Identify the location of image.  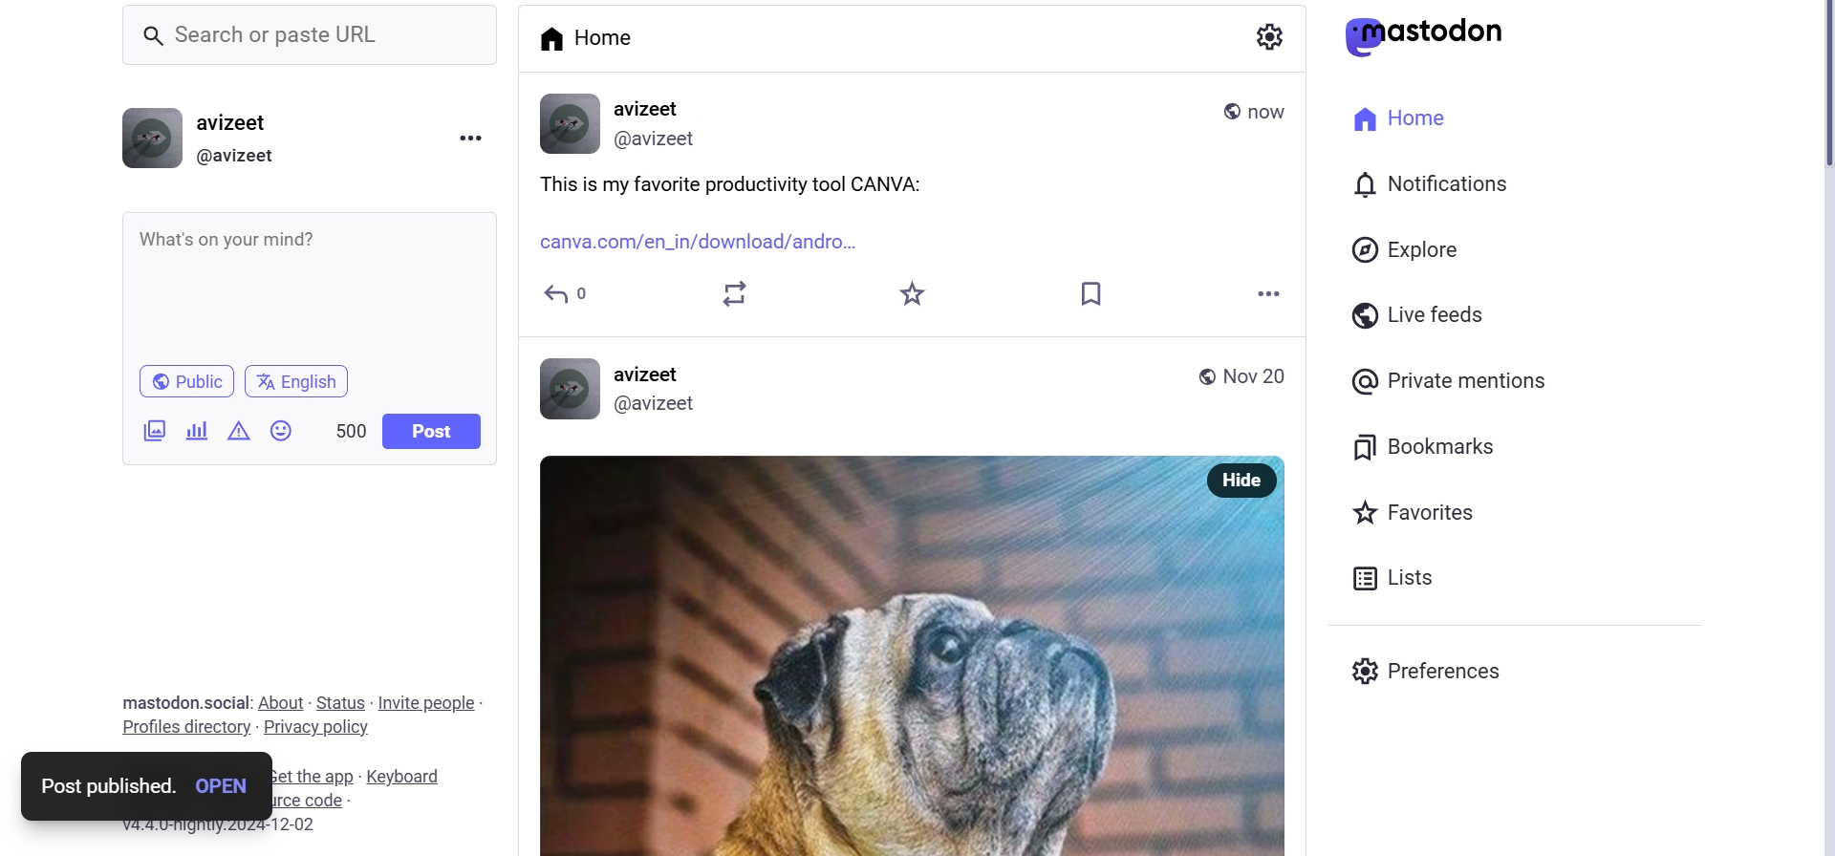
(862, 654).